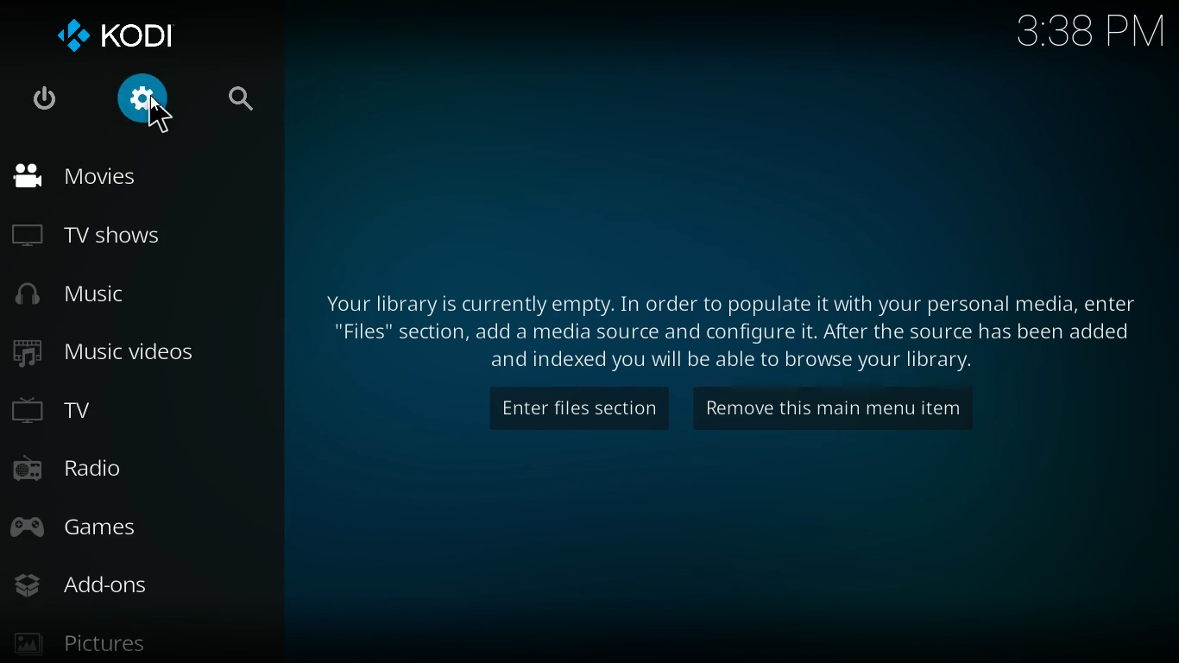  Describe the element at coordinates (45, 101) in the screenshot. I see `turn off` at that location.